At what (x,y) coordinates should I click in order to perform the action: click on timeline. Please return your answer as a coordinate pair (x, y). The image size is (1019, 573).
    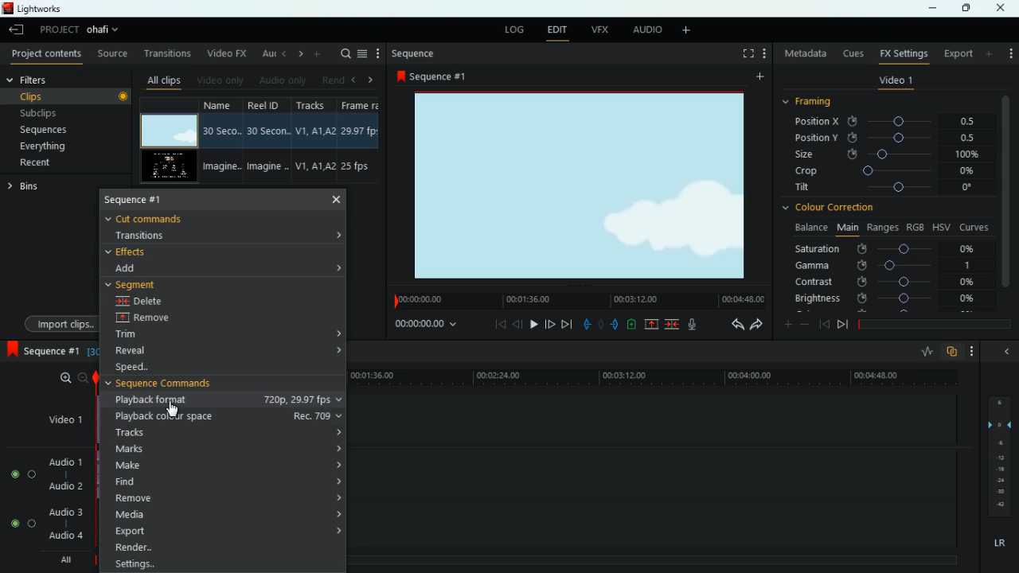
    Looking at the image, I should click on (932, 324).